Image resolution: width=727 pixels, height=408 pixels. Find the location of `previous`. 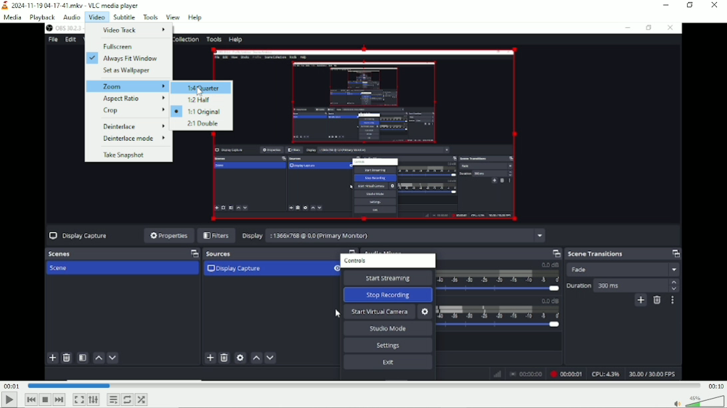

previous is located at coordinates (31, 400).